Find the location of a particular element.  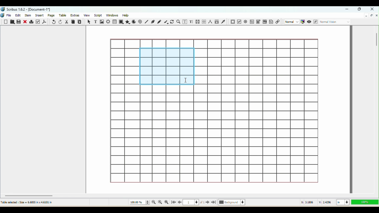

Table selected Size 6.6855 in x 4.6101 in is located at coordinates (27, 202).